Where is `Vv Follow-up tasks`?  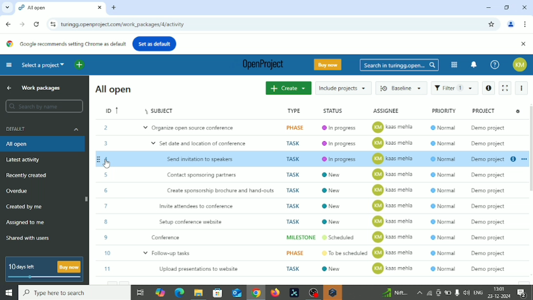 Vv Follow-up tasks is located at coordinates (310, 253).